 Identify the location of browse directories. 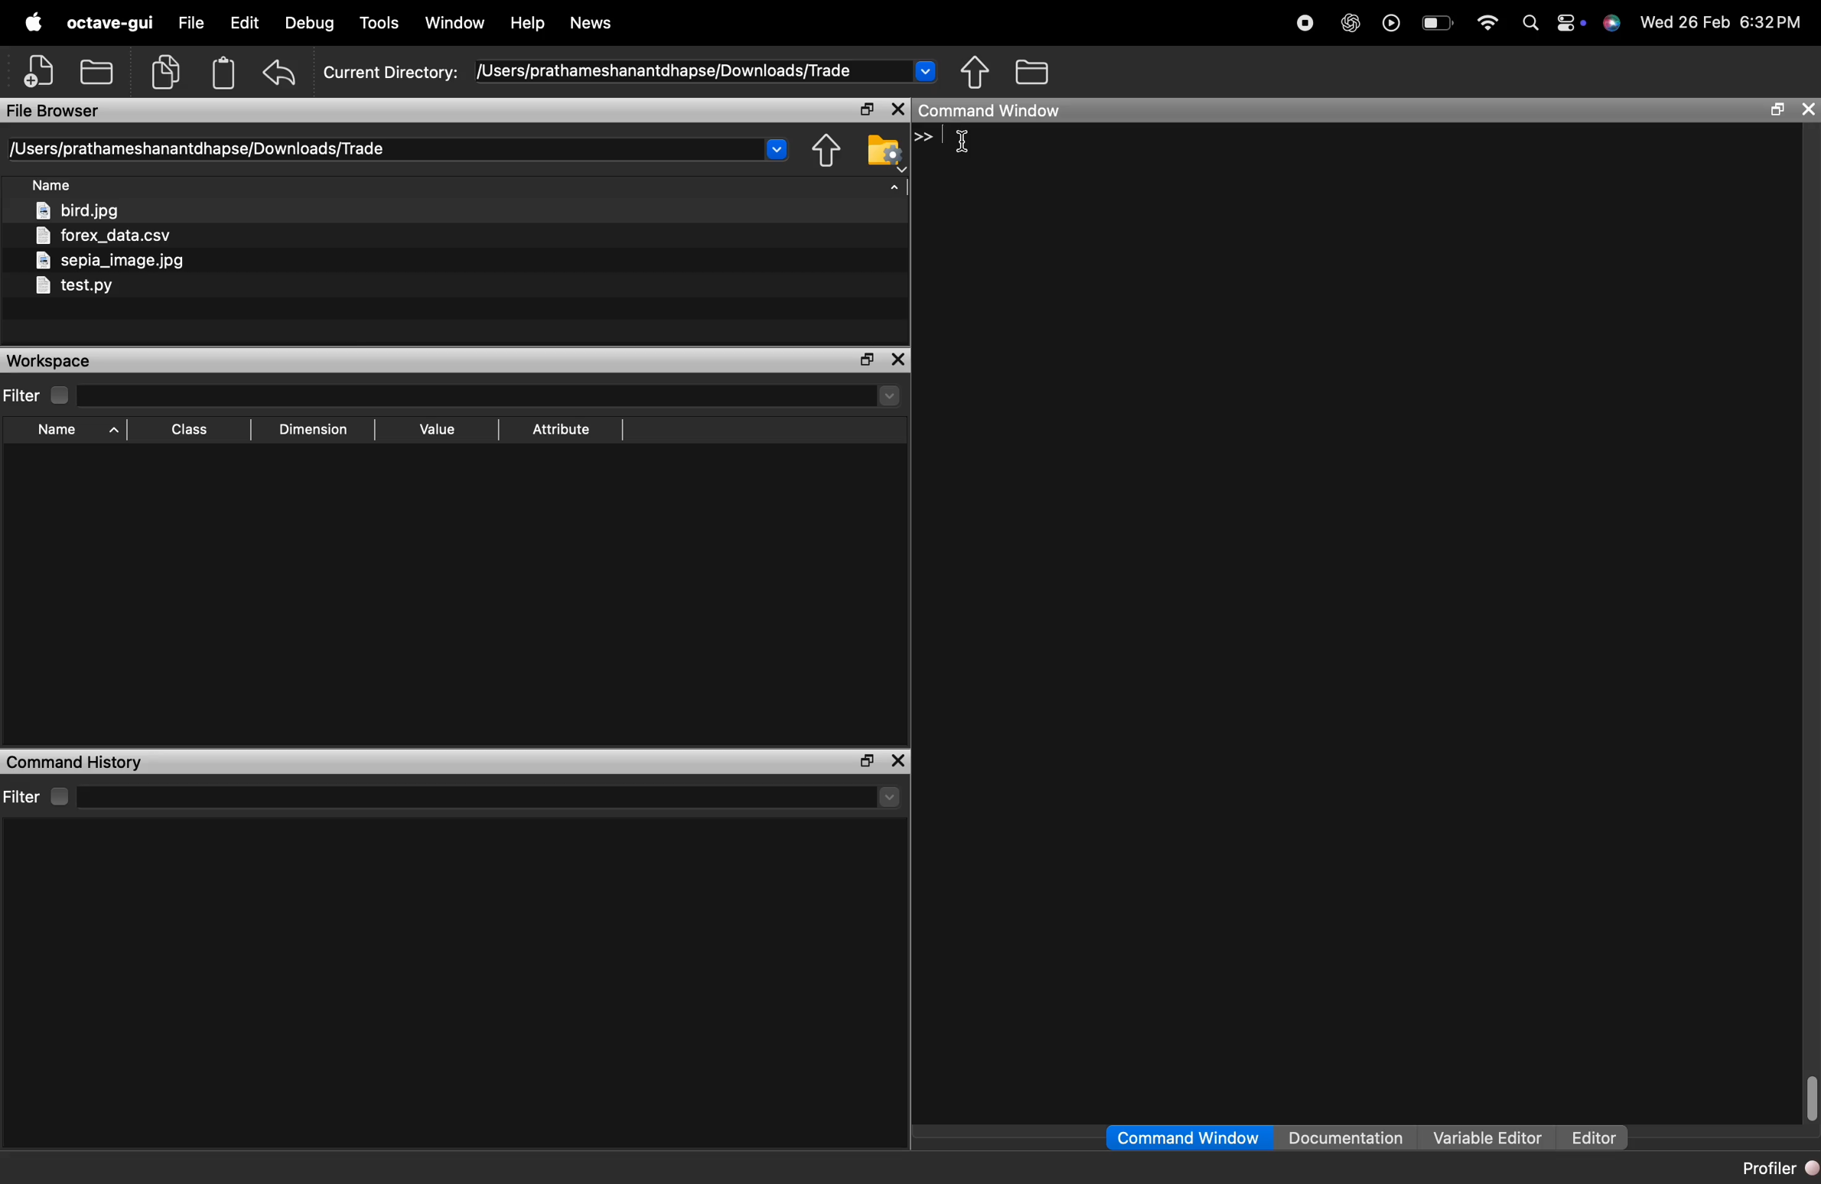
(1033, 73).